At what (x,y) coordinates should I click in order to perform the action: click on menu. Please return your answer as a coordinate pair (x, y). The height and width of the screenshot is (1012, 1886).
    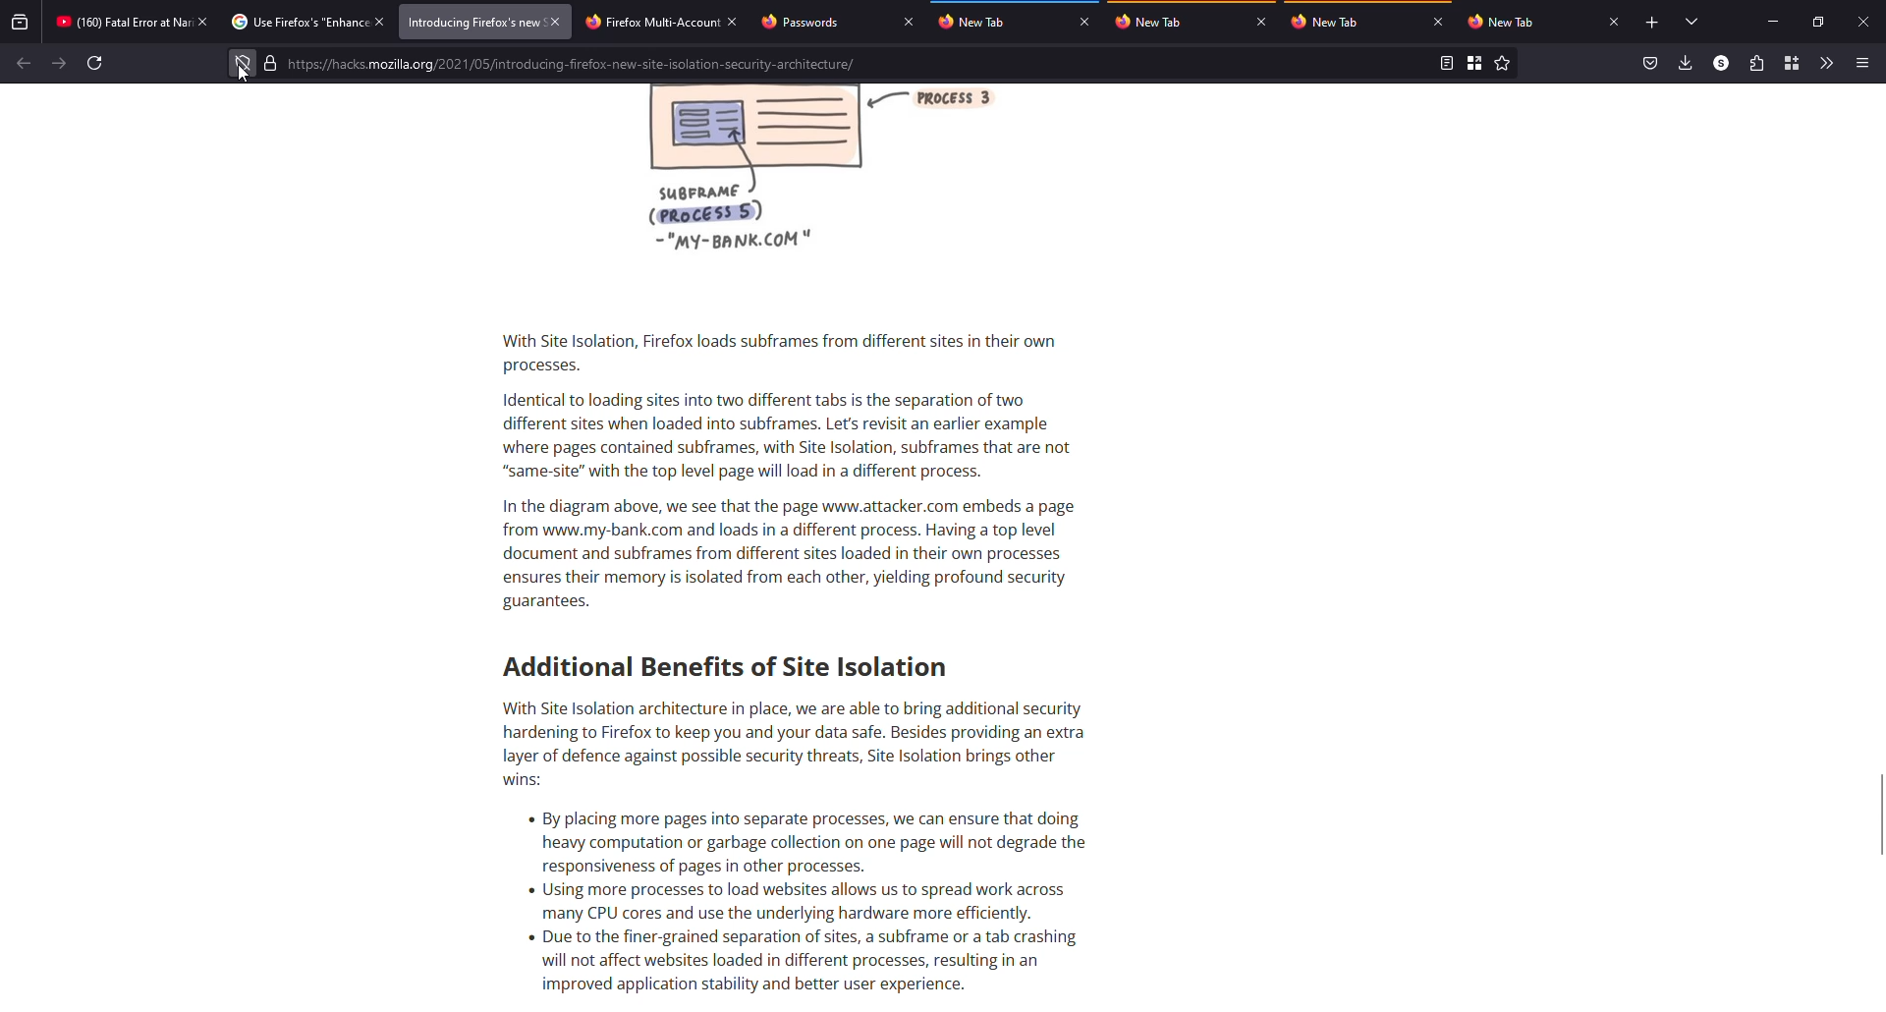
    Looking at the image, I should click on (1863, 62).